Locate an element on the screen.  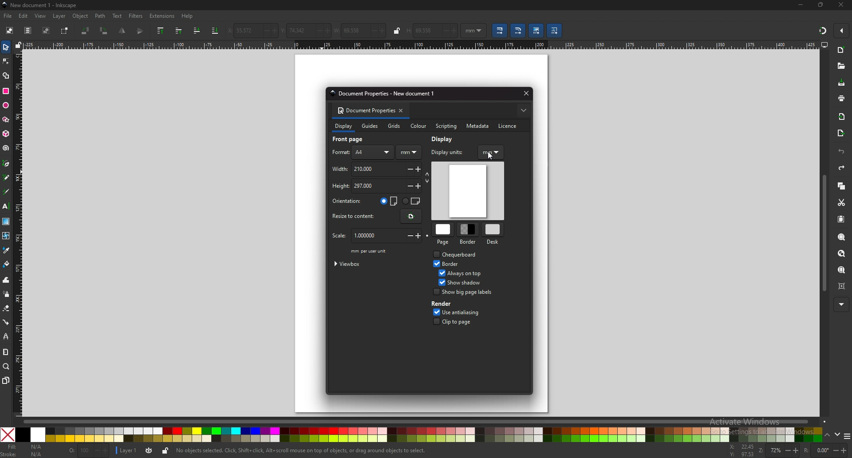
mm is located at coordinates (409, 153).